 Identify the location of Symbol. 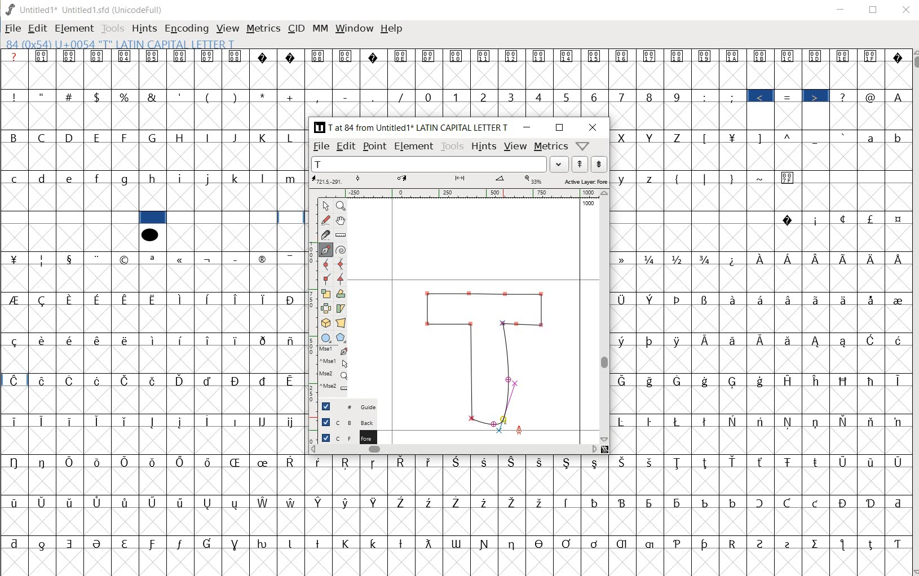
(817, 543).